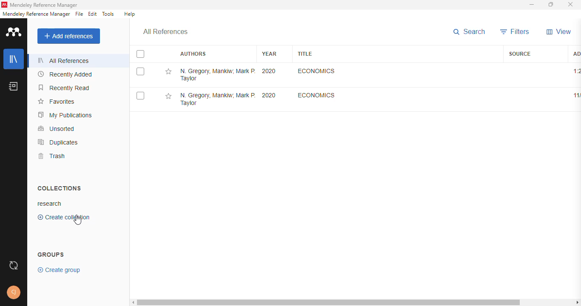 The width and height of the screenshot is (581, 306). I want to click on recently added, so click(66, 74).